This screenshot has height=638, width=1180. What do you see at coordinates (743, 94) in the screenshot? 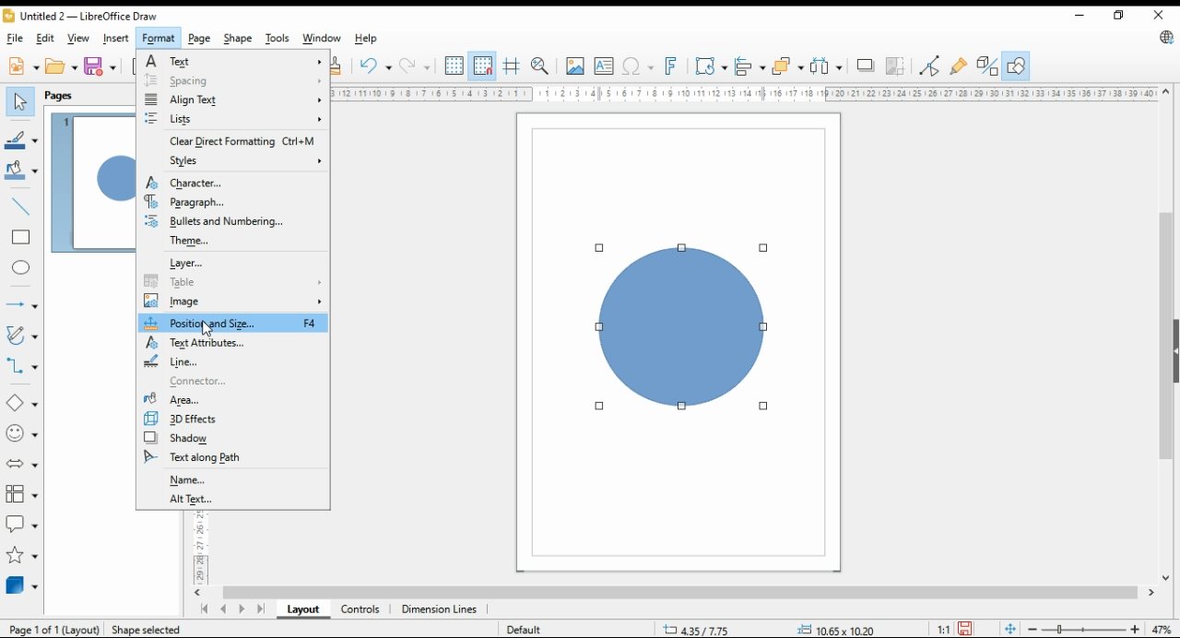
I see `Ruler` at bounding box center [743, 94].